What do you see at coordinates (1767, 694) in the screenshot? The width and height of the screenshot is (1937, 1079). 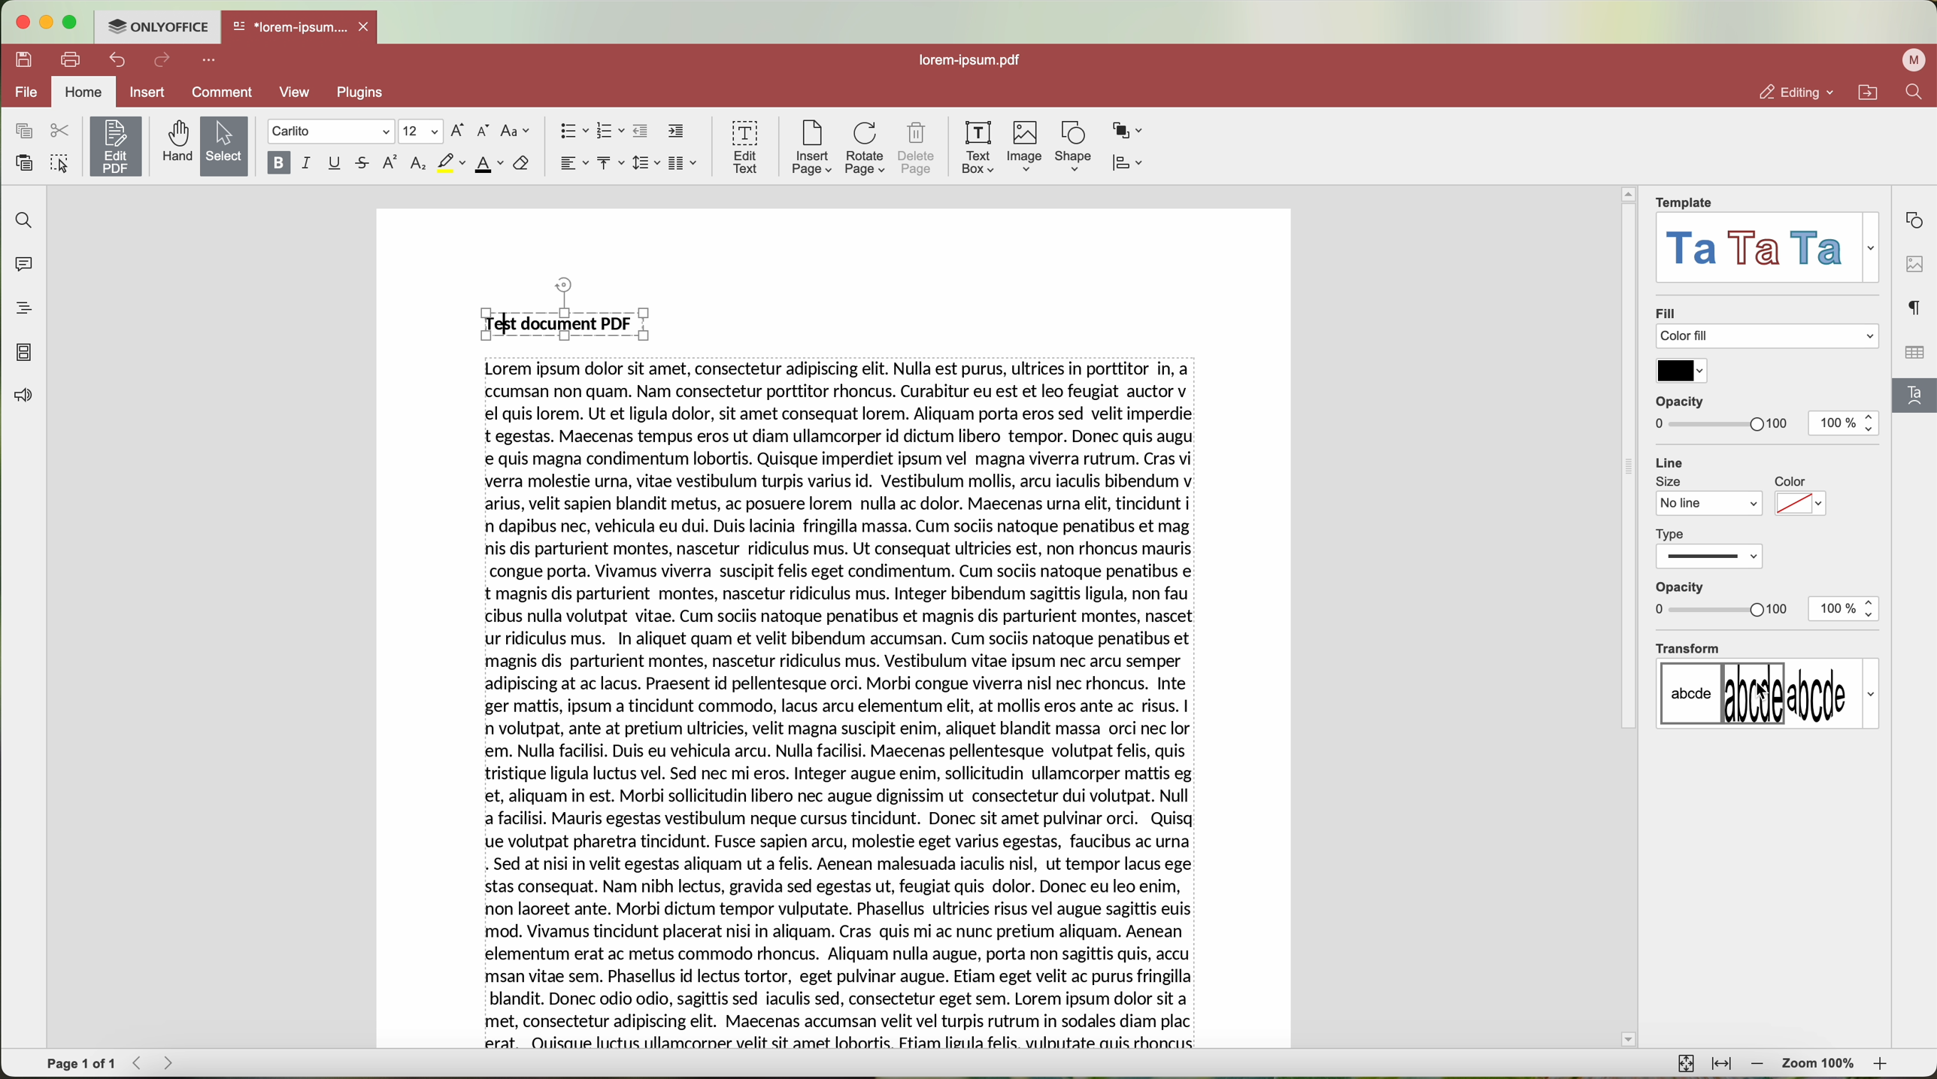 I see `letters` at bounding box center [1767, 694].